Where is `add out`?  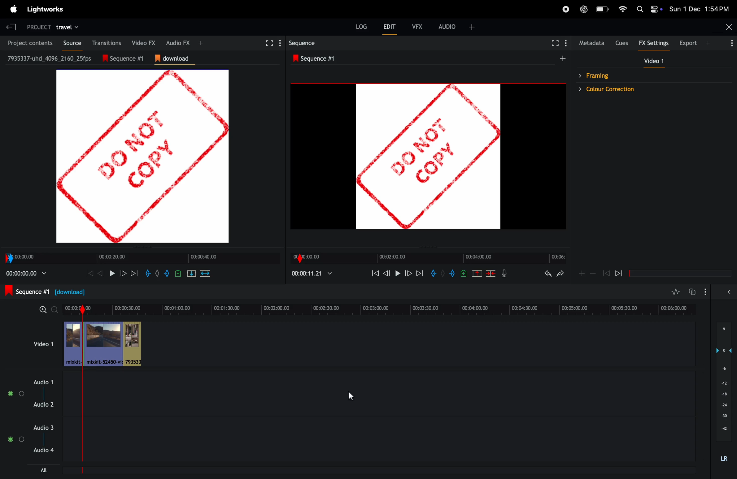 add out is located at coordinates (167, 273).